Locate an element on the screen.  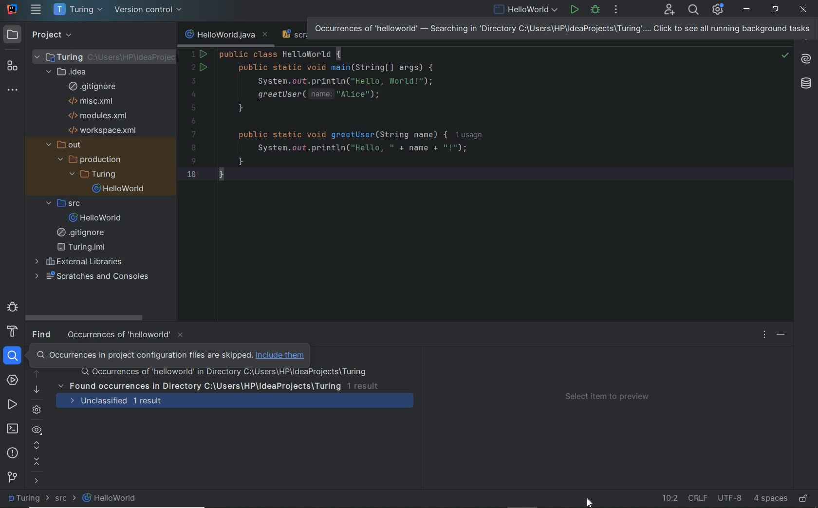
debug is located at coordinates (595, 11).